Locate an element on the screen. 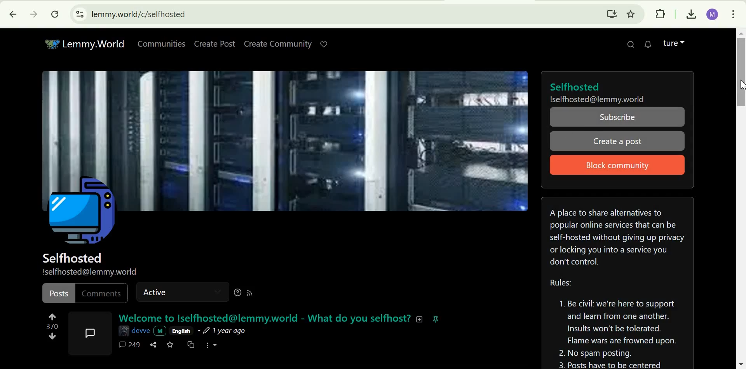  More is located at coordinates (212, 345).